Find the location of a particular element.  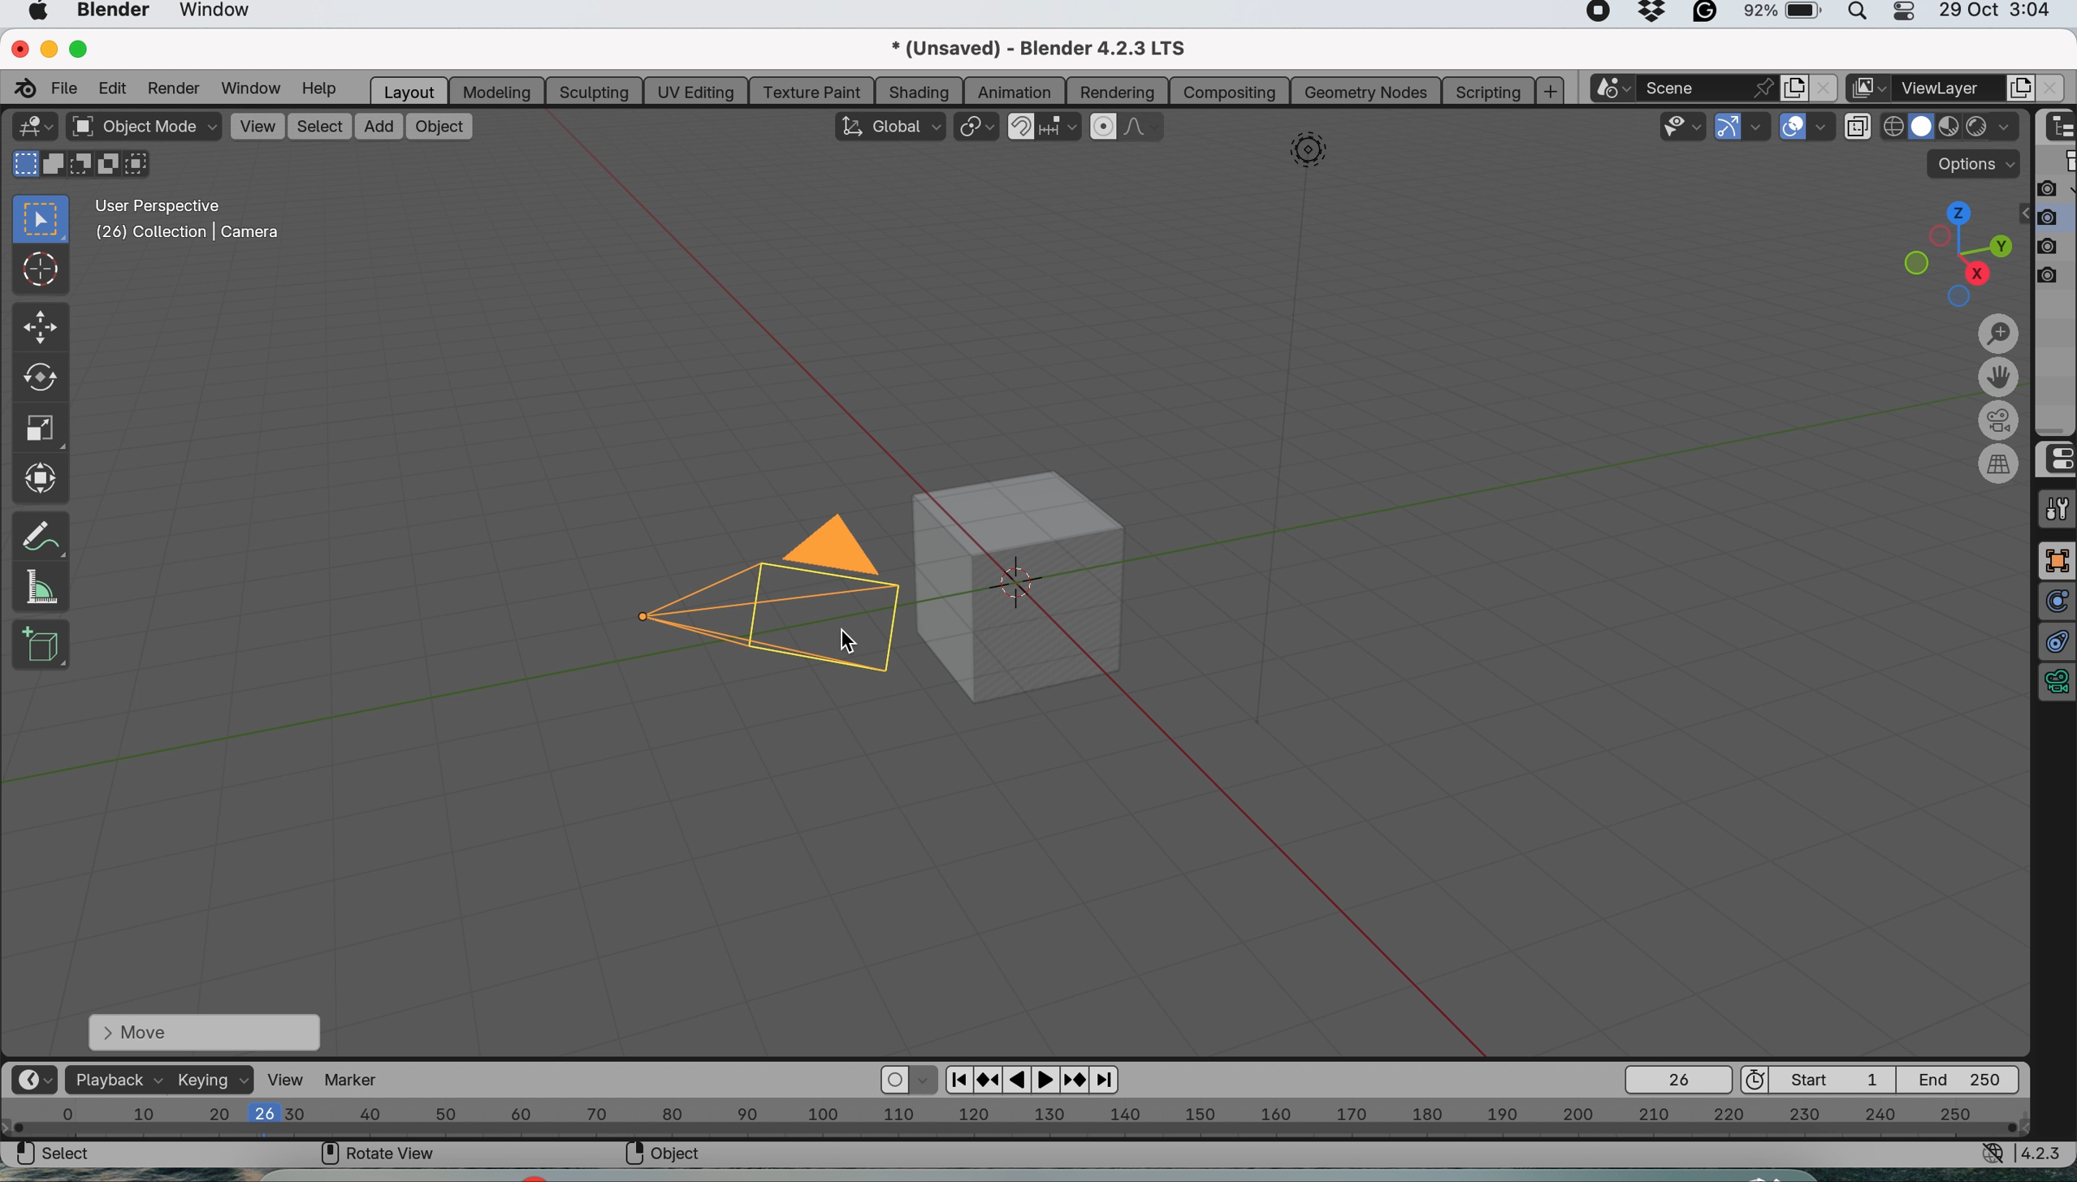

select is located at coordinates (54, 1156).